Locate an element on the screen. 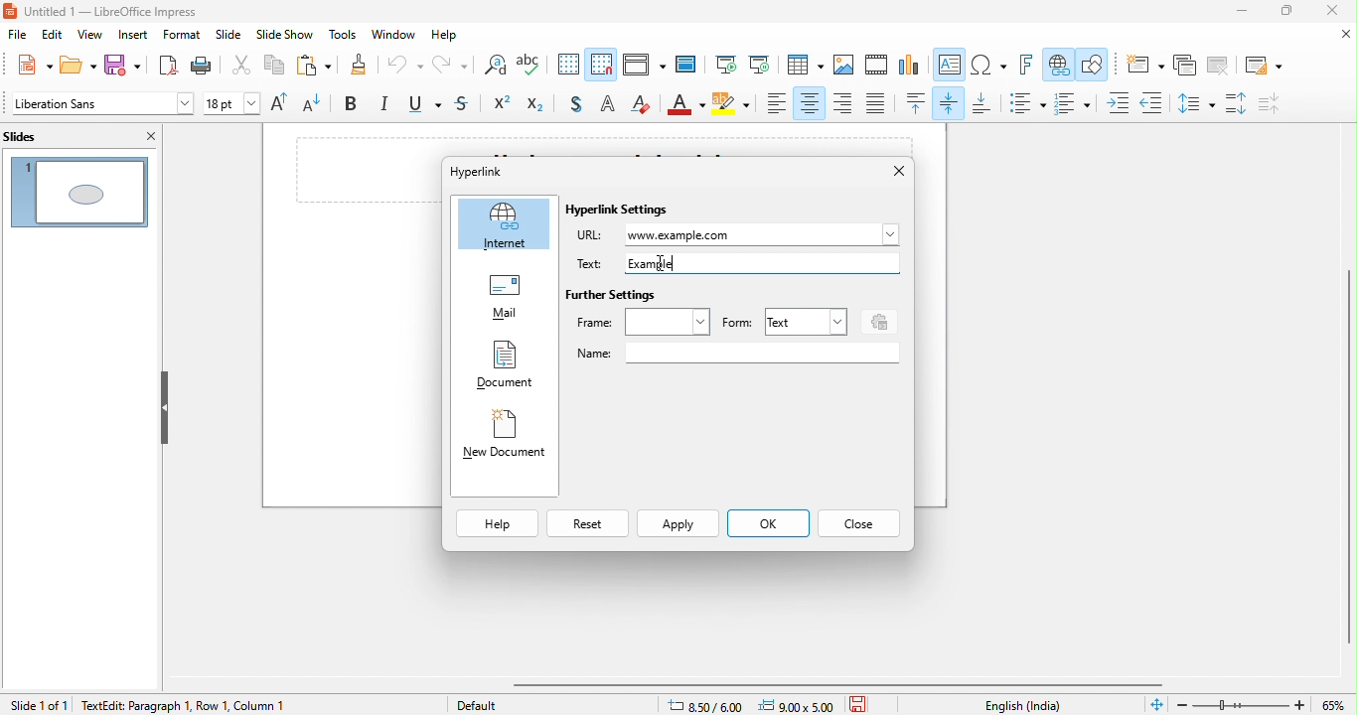 This screenshot has height=715, width=1357. window is located at coordinates (396, 35).